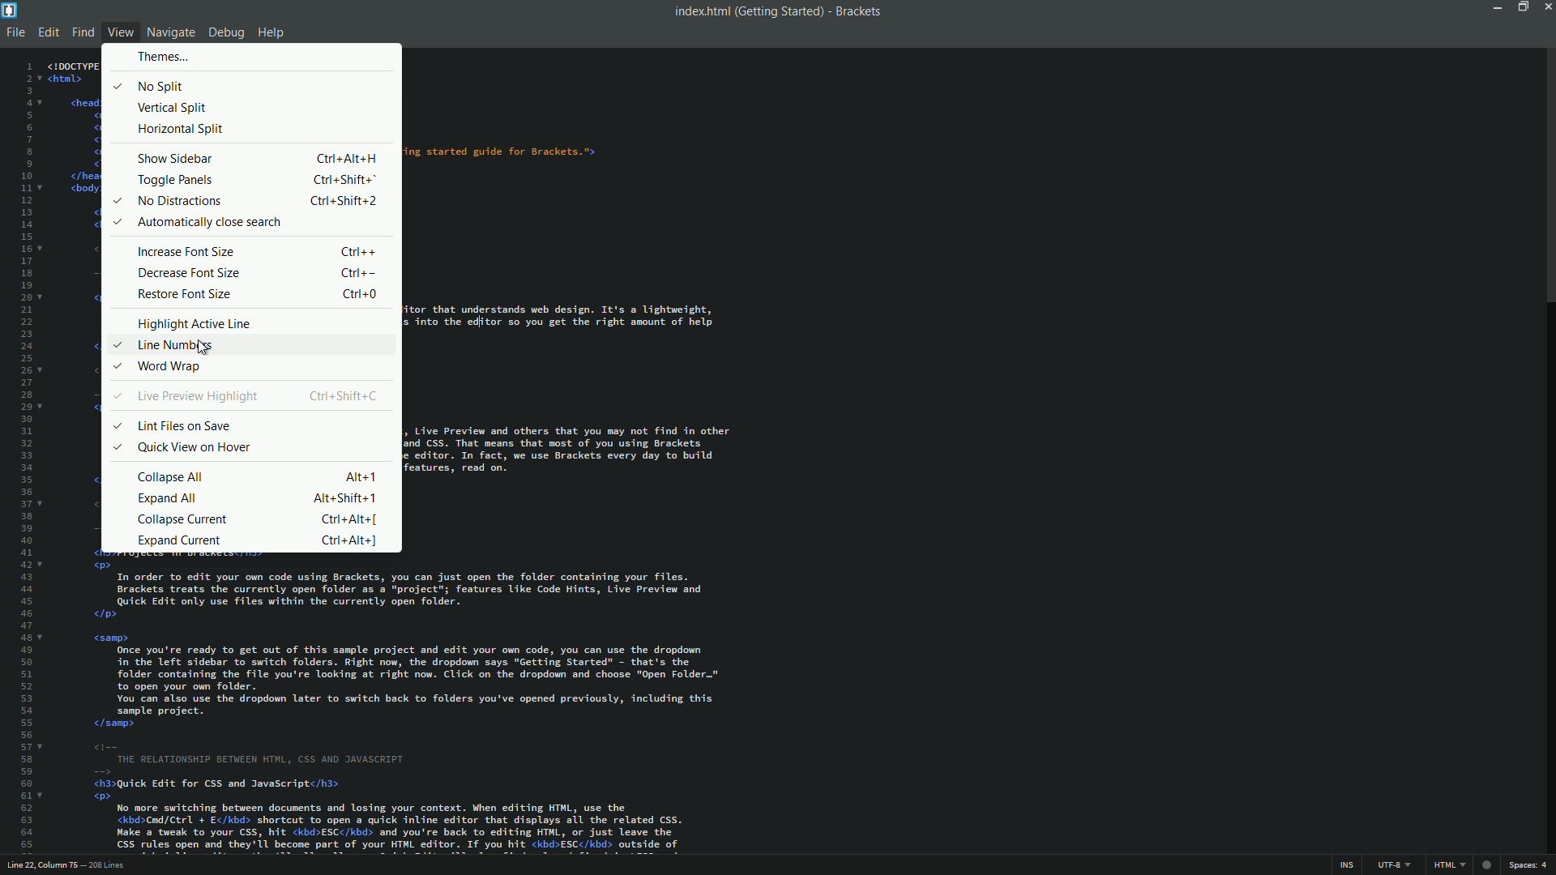 This screenshot has height=875, width=1556. I want to click on index.html (Getting Started) - Brackets, so click(772, 11).